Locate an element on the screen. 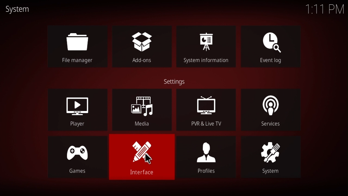  games is located at coordinates (72, 157).